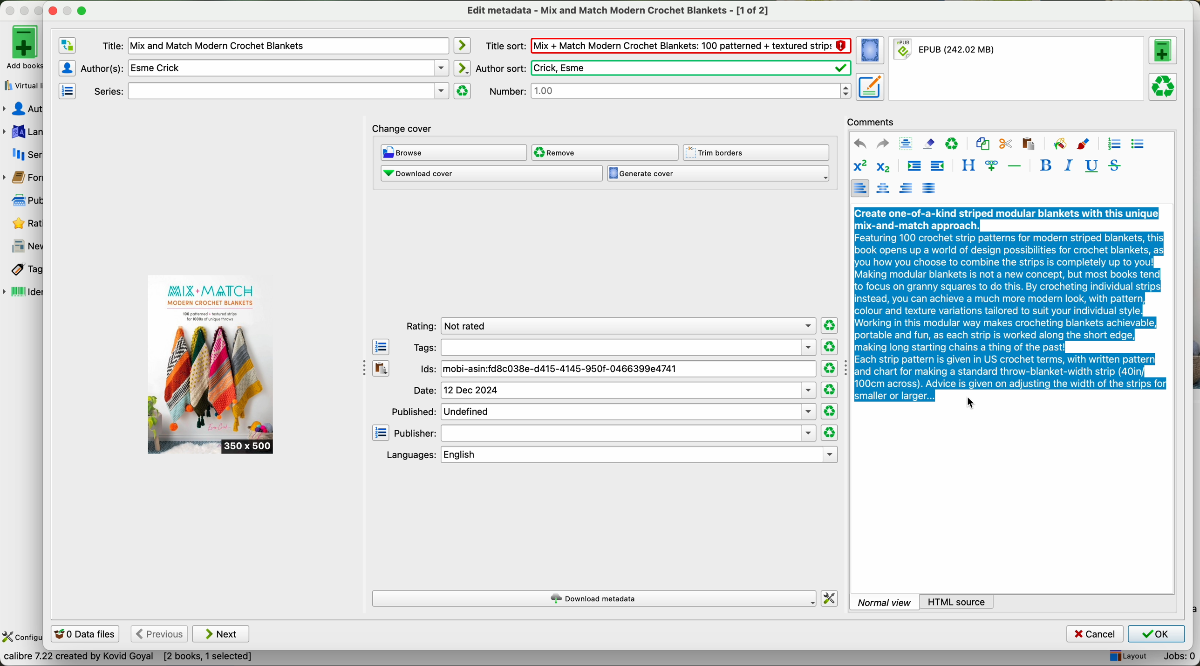 This screenshot has width=1200, height=666. Describe the element at coordinates (382, 369) in the screenshot. I see `paste the contents of the clipboard` at that location.